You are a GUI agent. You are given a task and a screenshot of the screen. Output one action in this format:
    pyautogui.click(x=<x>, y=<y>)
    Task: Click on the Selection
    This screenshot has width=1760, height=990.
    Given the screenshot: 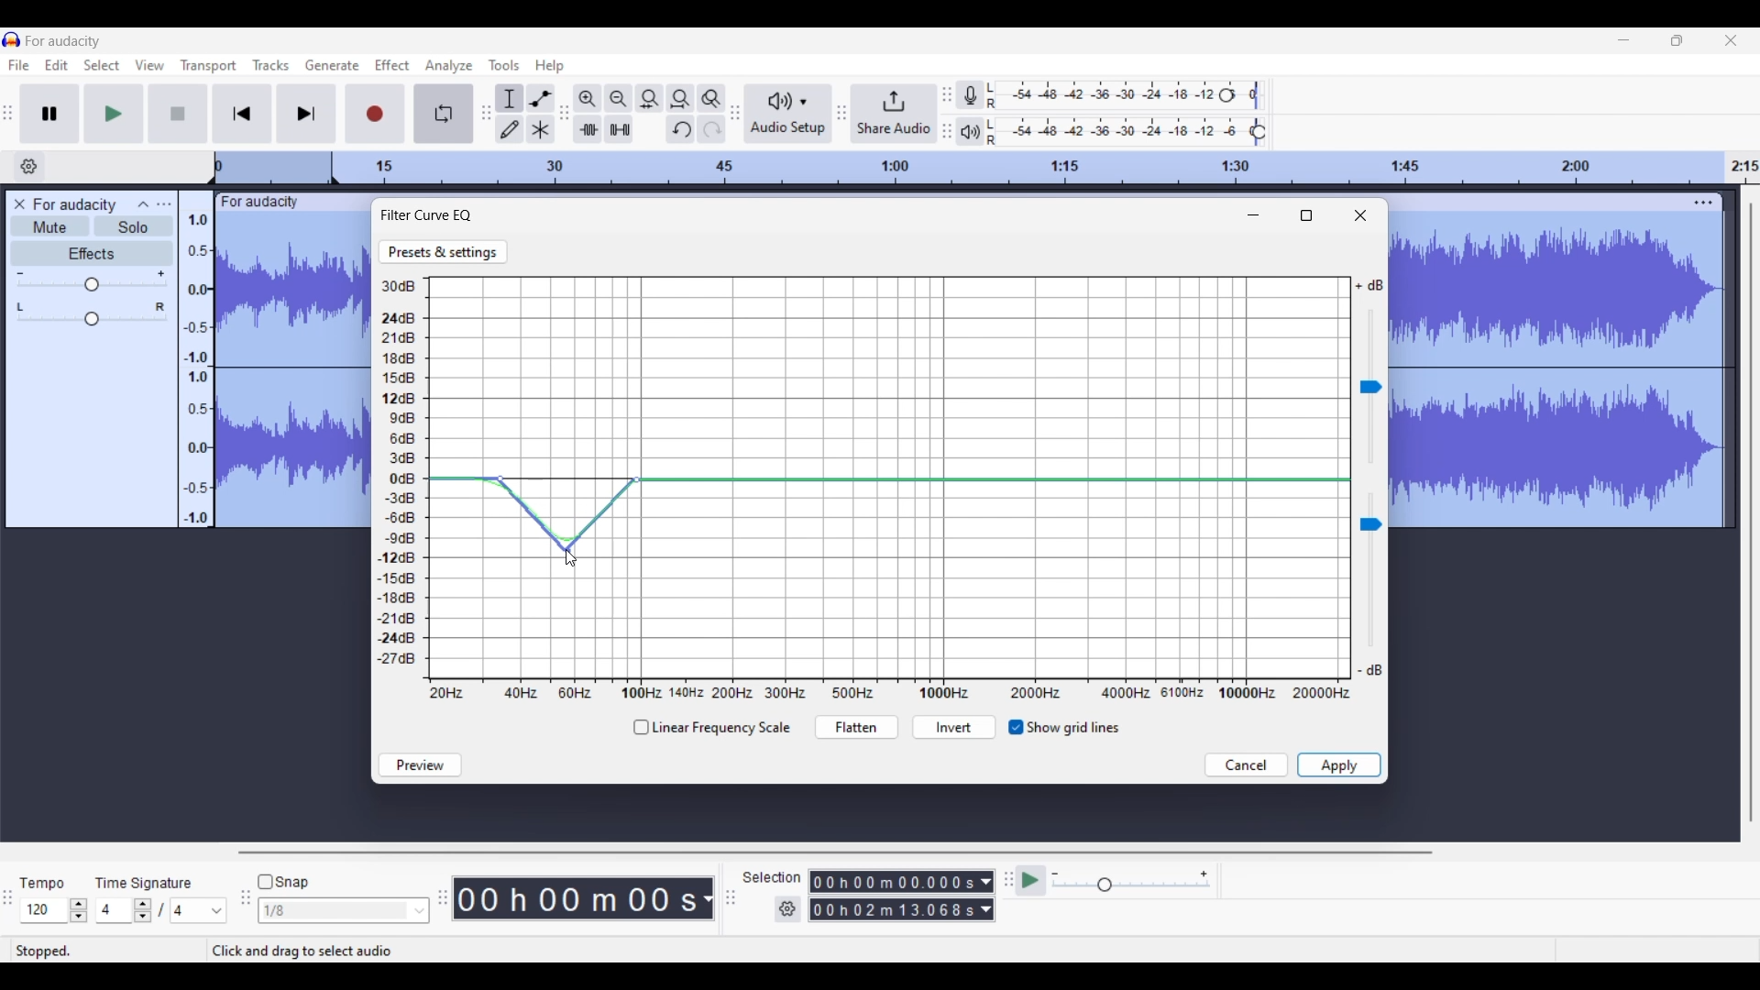 What is the action you would take?
    pyautogui.click(x=772, y=879)
    